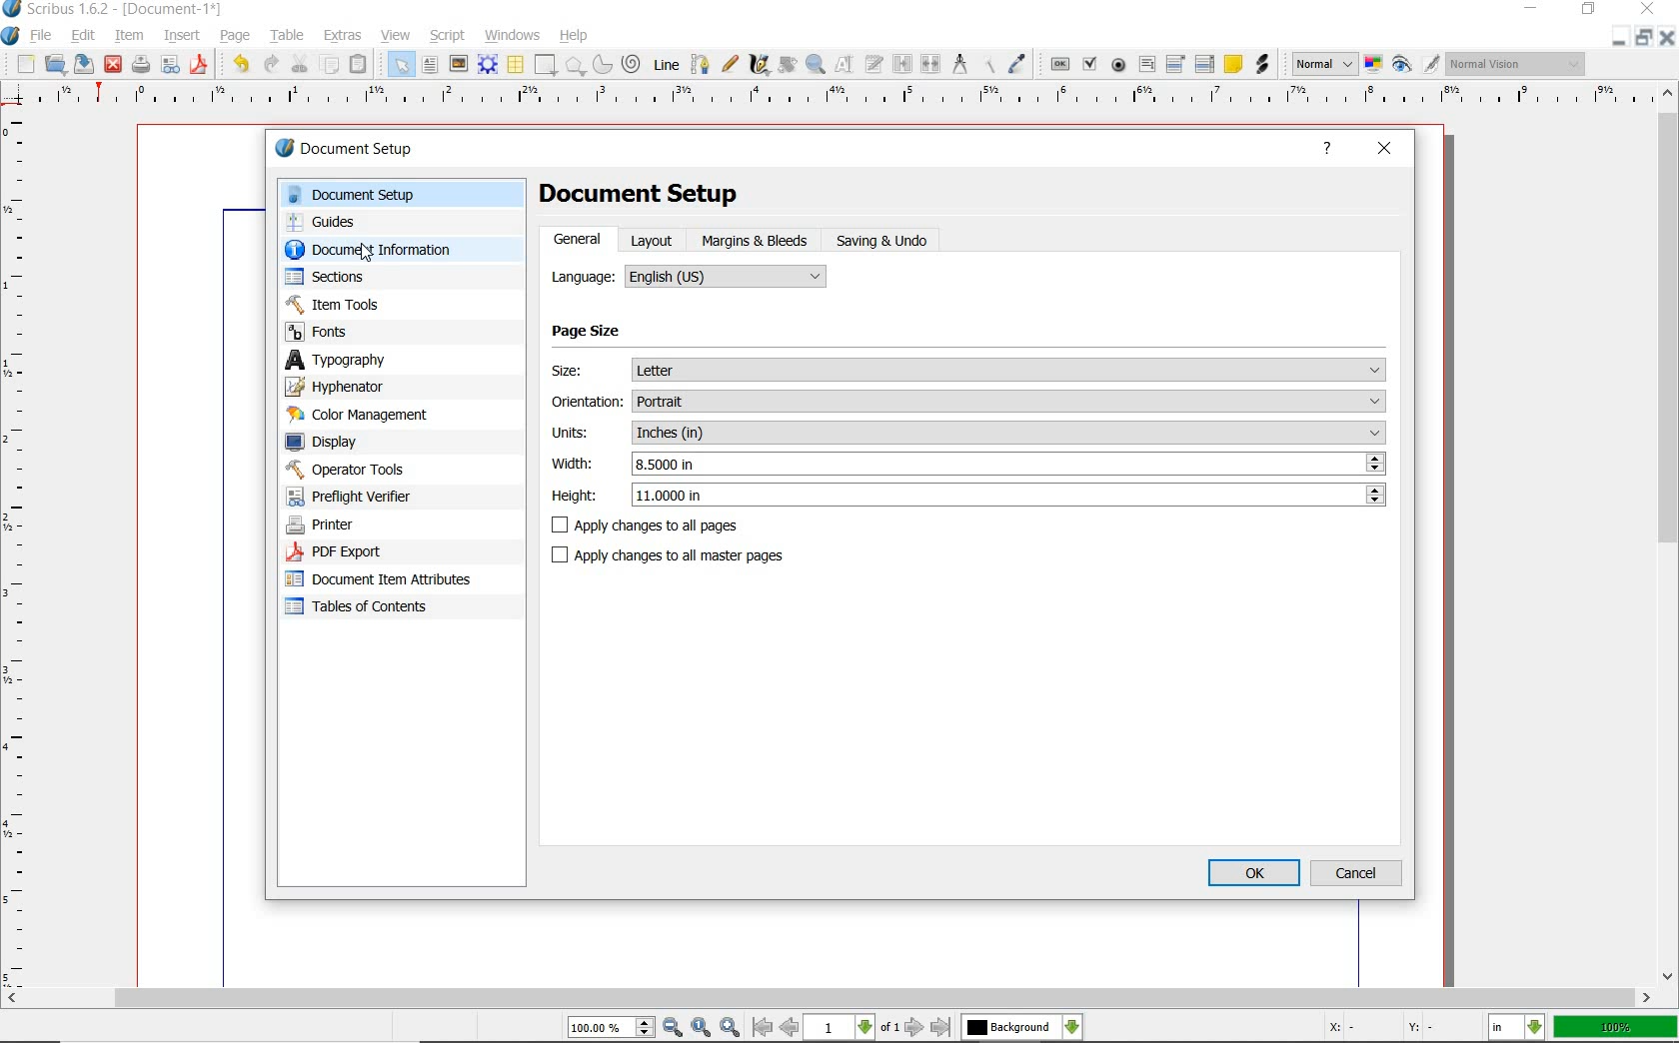 The width and height of the screenshot is (1679, 1043). I want to click on pdf list box, so click(1203, 64).